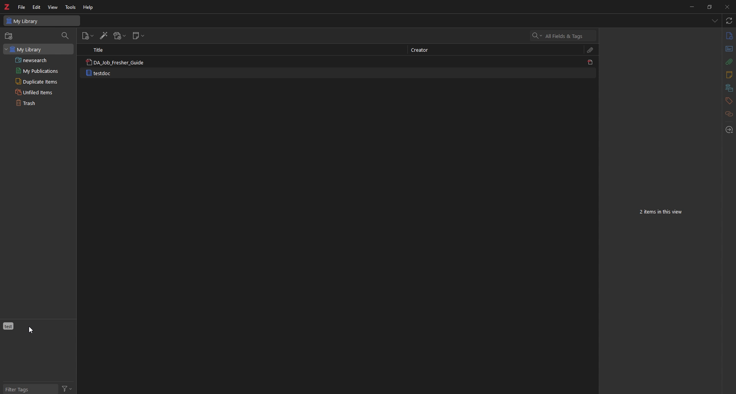  Describe the element at coordinates (729, 62) in the screenshot. I see `attachment` at that location.